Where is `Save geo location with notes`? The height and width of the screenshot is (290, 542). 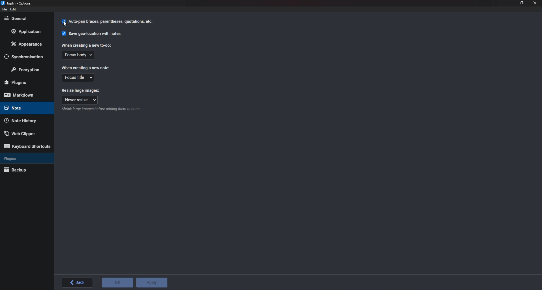 Save geo location with notes is located at coordinates (93, 34).